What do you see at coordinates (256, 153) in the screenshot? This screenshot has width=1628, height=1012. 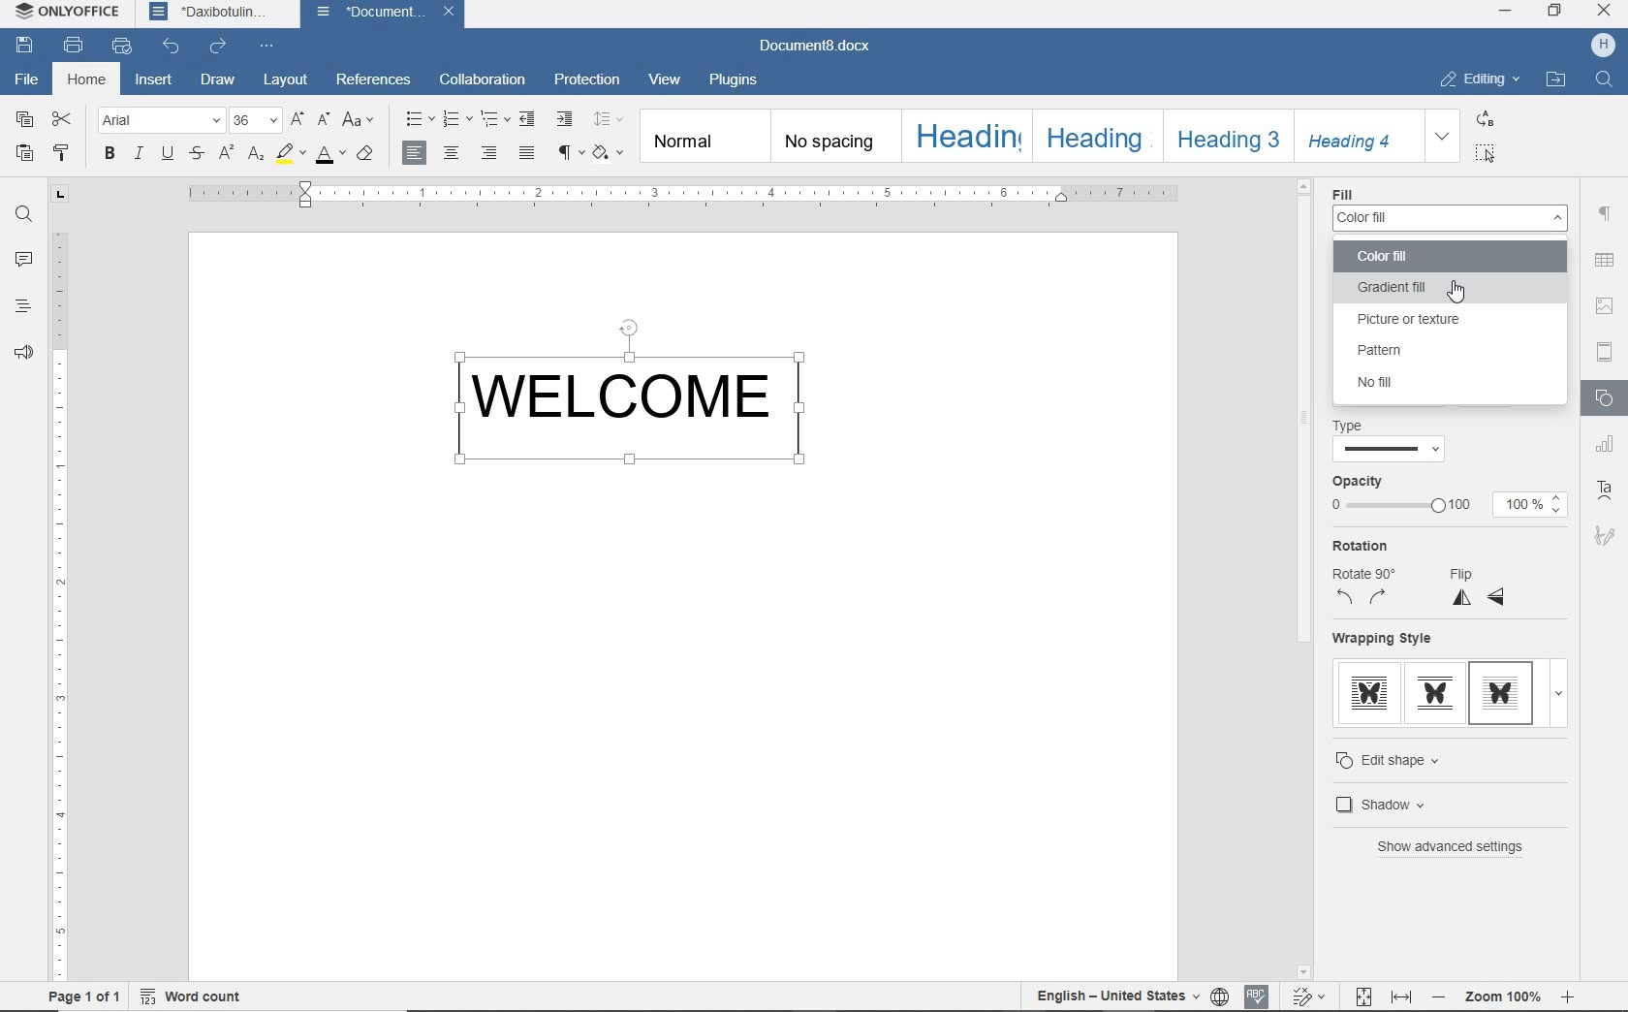 I see `SUBSCRIPT` at bounding box center [256, 153].